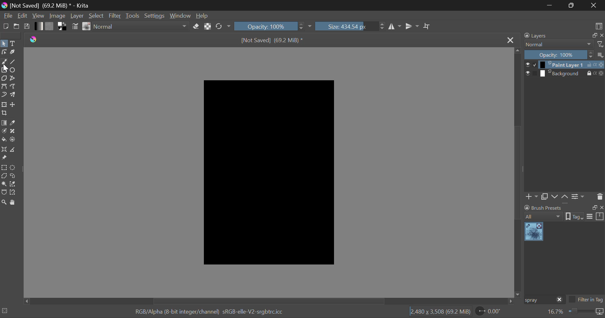 The height and width of the screenshot is (318, 605). I want to click on logo, so click(34, 40).